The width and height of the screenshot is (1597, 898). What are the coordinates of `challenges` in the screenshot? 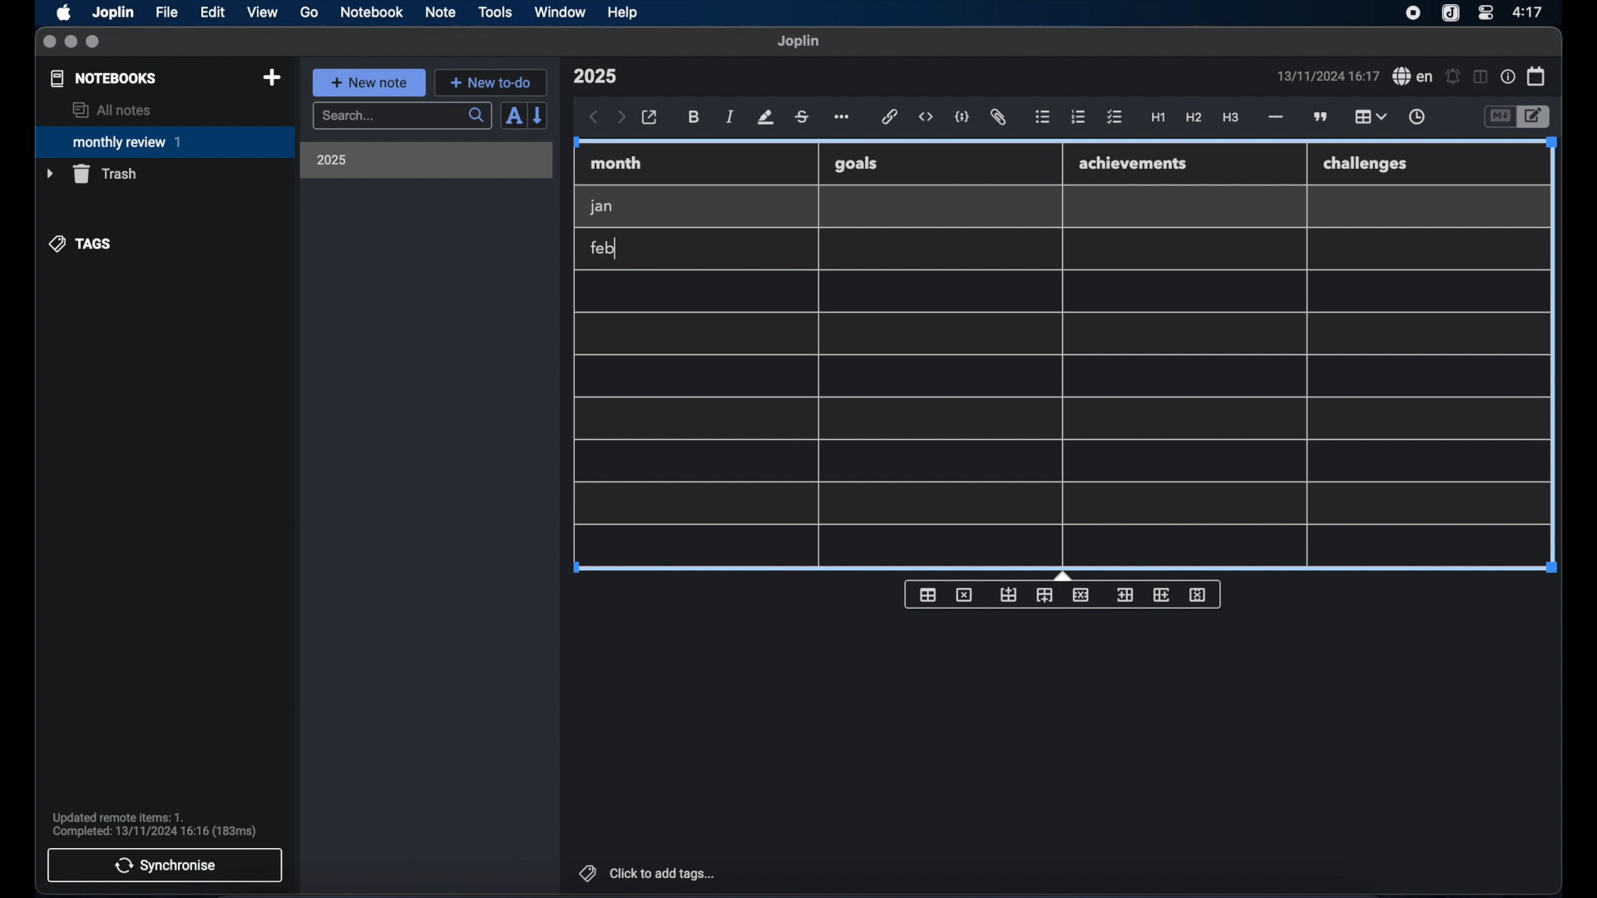 It's located at (1367, 165).